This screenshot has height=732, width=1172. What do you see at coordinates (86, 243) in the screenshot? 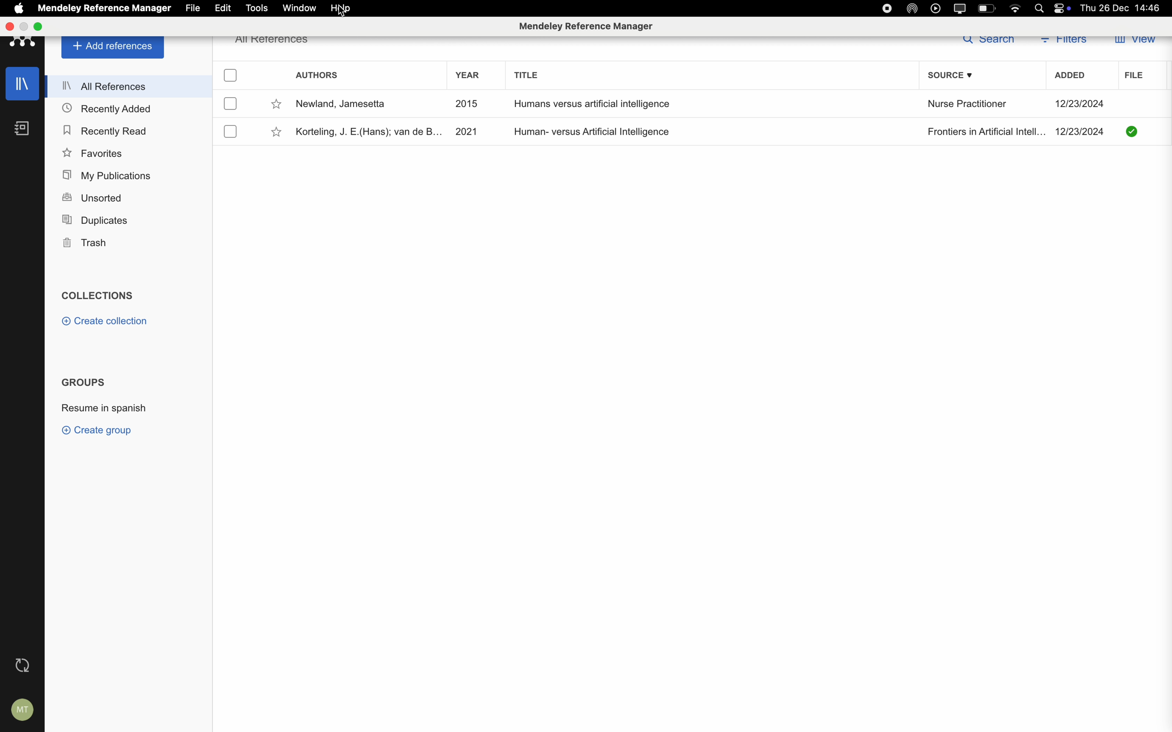
I see `Trash` at bounding box center [86, 243].